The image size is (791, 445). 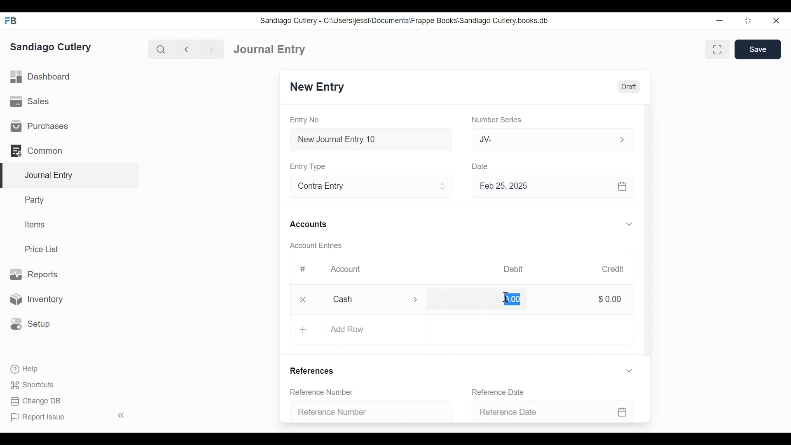 What do you see at coordinates (507, 297) in the screenshot?
I see `cursor` at bounding box center [507, 297].